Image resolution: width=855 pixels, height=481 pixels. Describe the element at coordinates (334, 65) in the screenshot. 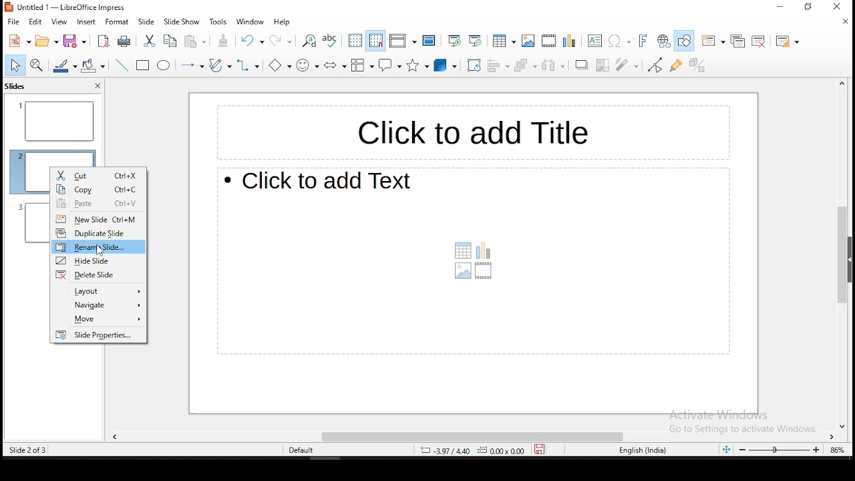

I see `block arrows` at that location.